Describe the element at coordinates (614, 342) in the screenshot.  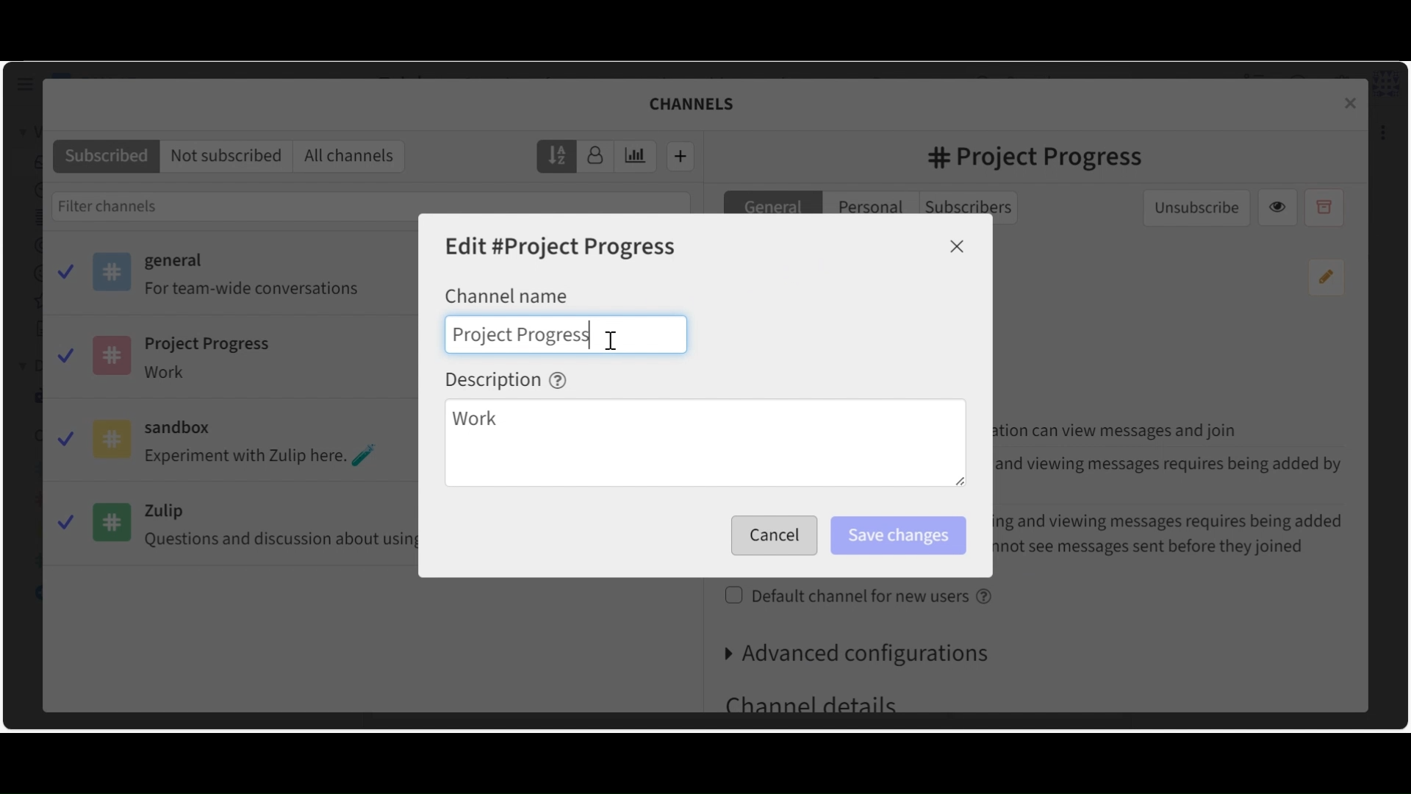
I see `Insertion cursor` at that location.